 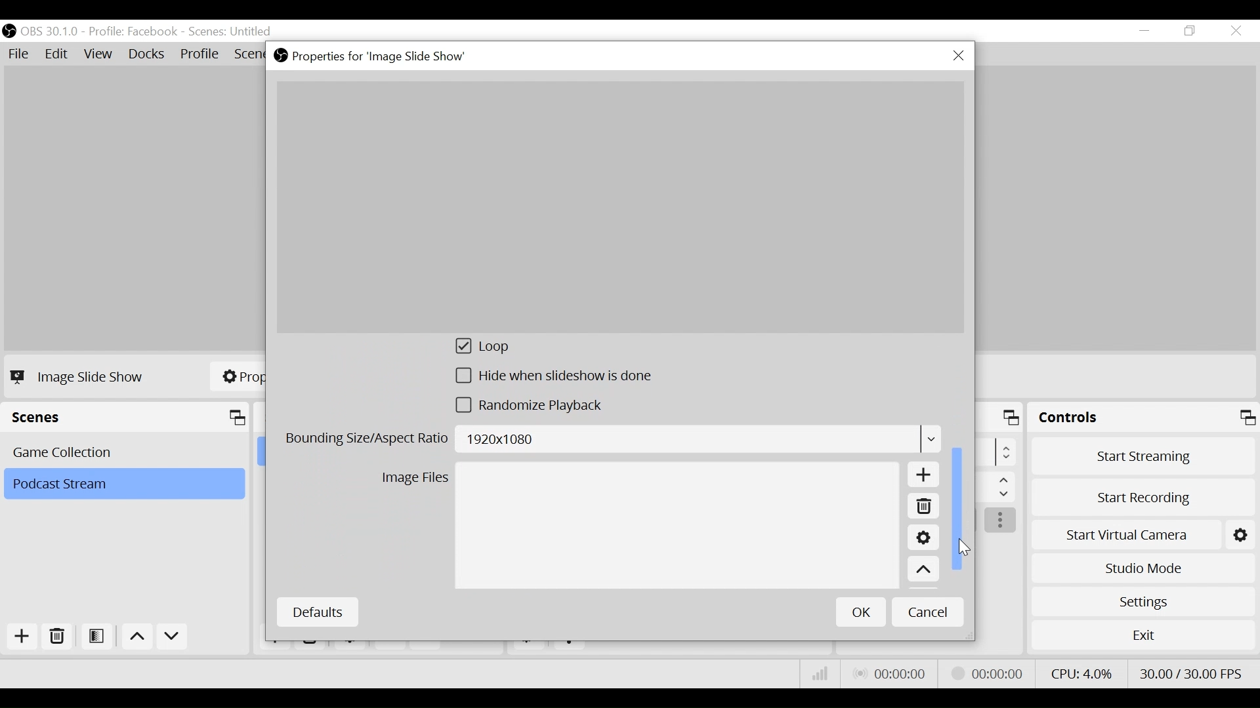 What do you see at coordinates (317, 612) in the screenshot?
I see `Defaults` at bounding box center [317, 612].